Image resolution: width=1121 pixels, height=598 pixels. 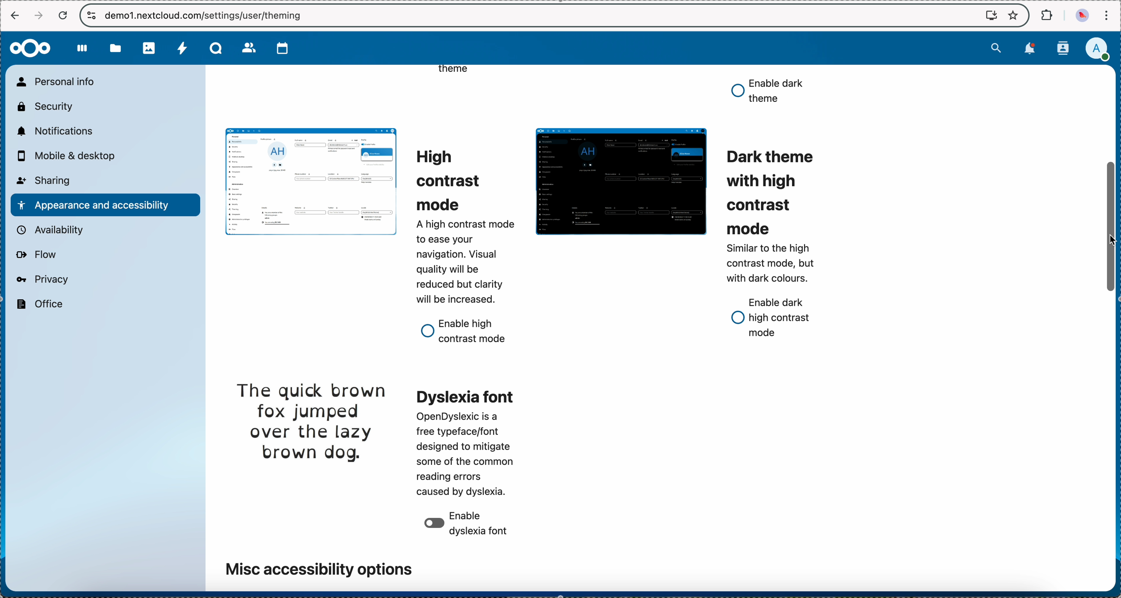 What do you see at coordinates (1107, 226) in the screenshot?
I see `click on scroll bar` at bounding box center [1107, 226].